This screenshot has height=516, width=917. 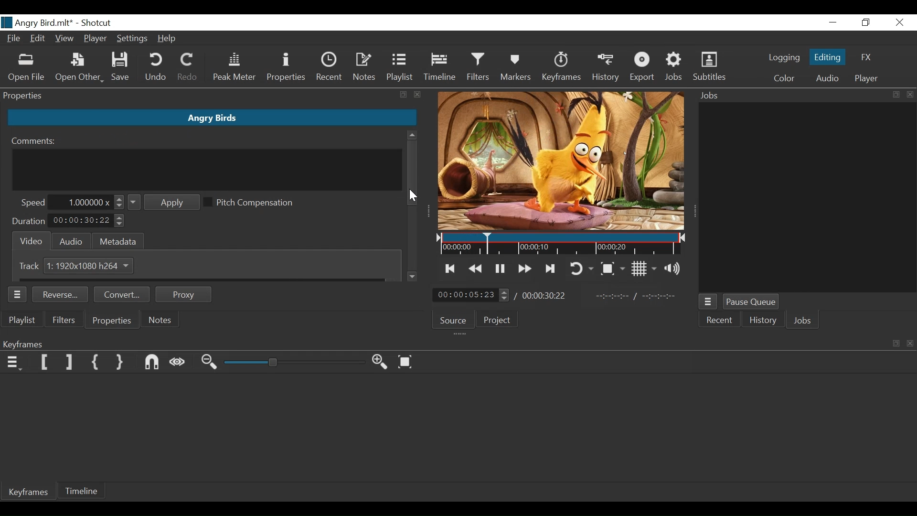 I want to click on Timeline, so click(x=439, y=69).